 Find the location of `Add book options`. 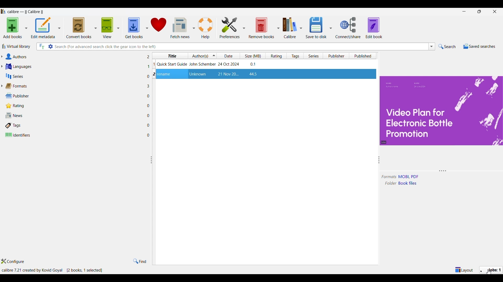

Add book options is located at coordinates (26, 28).